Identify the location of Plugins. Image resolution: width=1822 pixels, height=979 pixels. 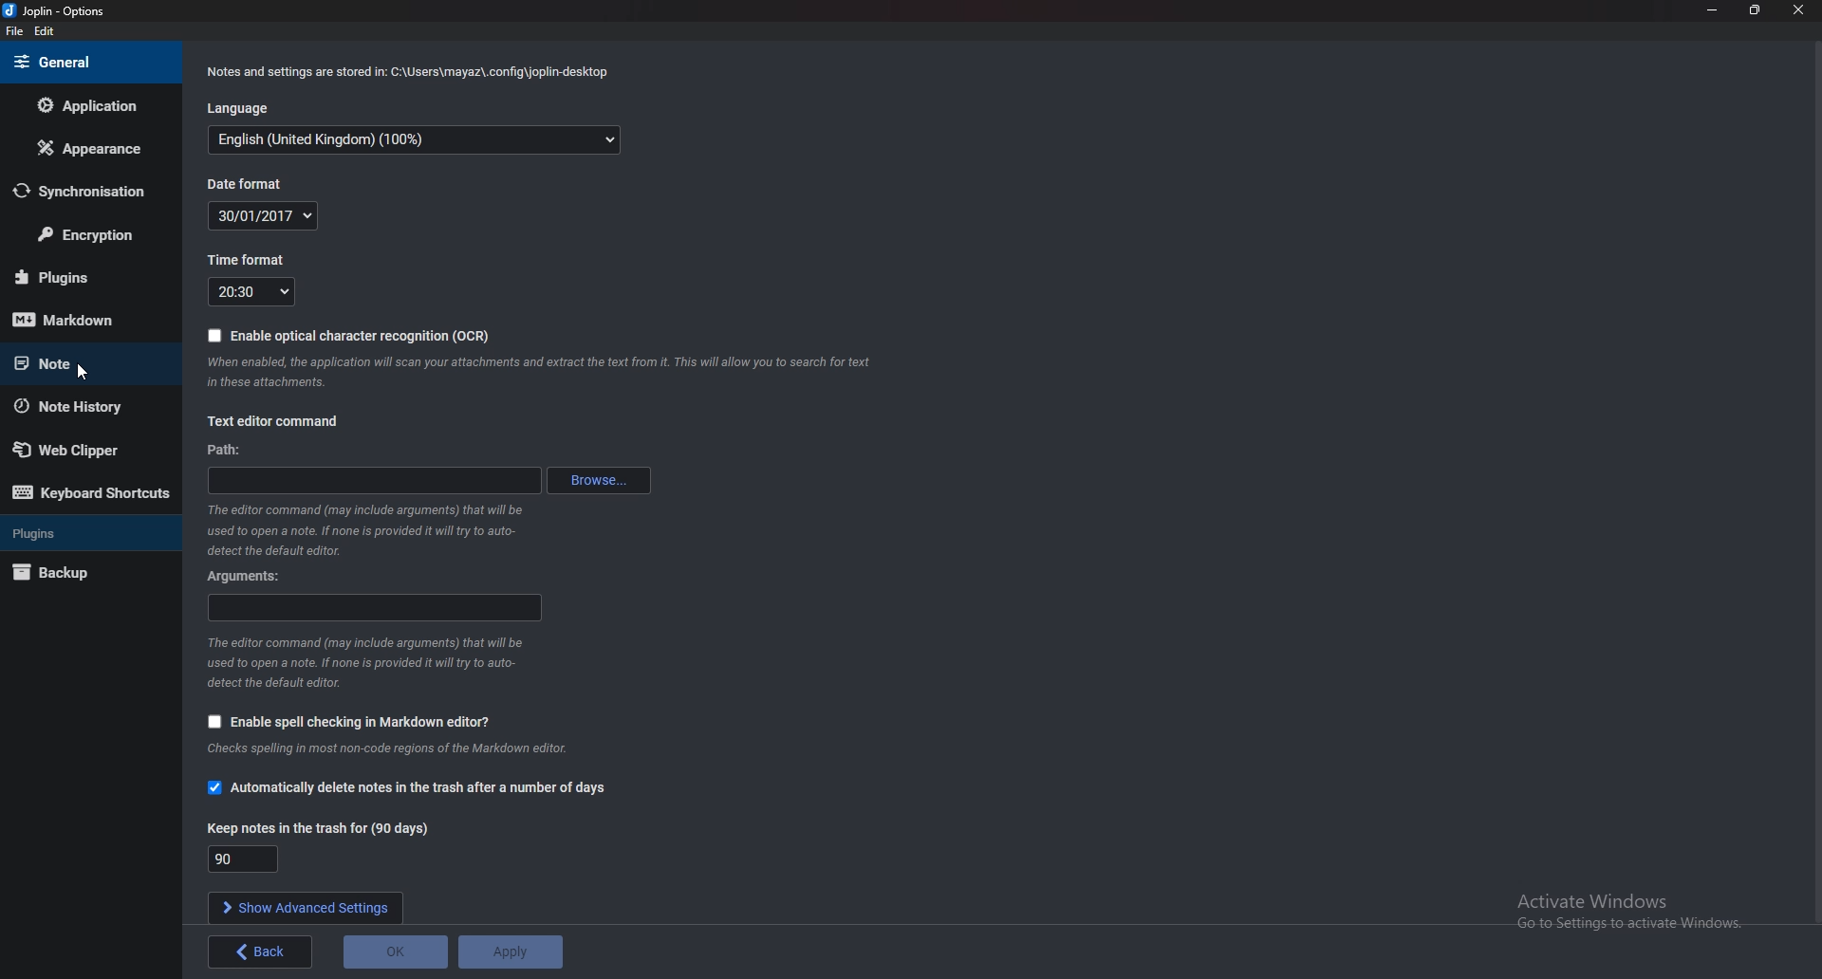
(80, 277).